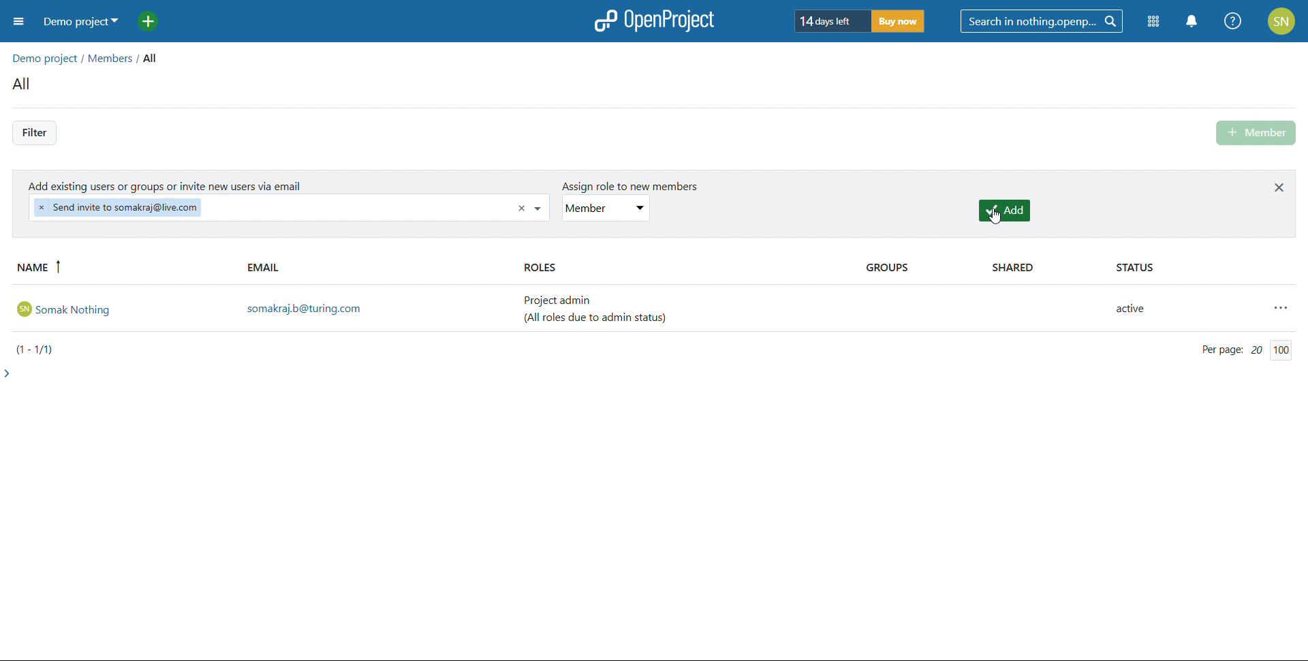 The image size is (1308, 661). I want to click on all, so click(155, 58).